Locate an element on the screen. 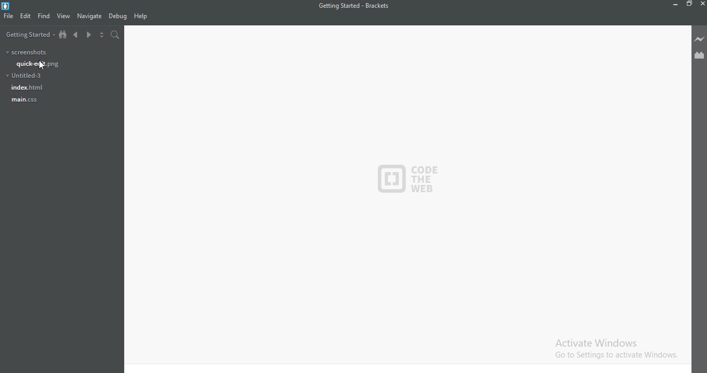 This screenshot has width=707, height=373. screenshots is located at coordinates (31, 51).